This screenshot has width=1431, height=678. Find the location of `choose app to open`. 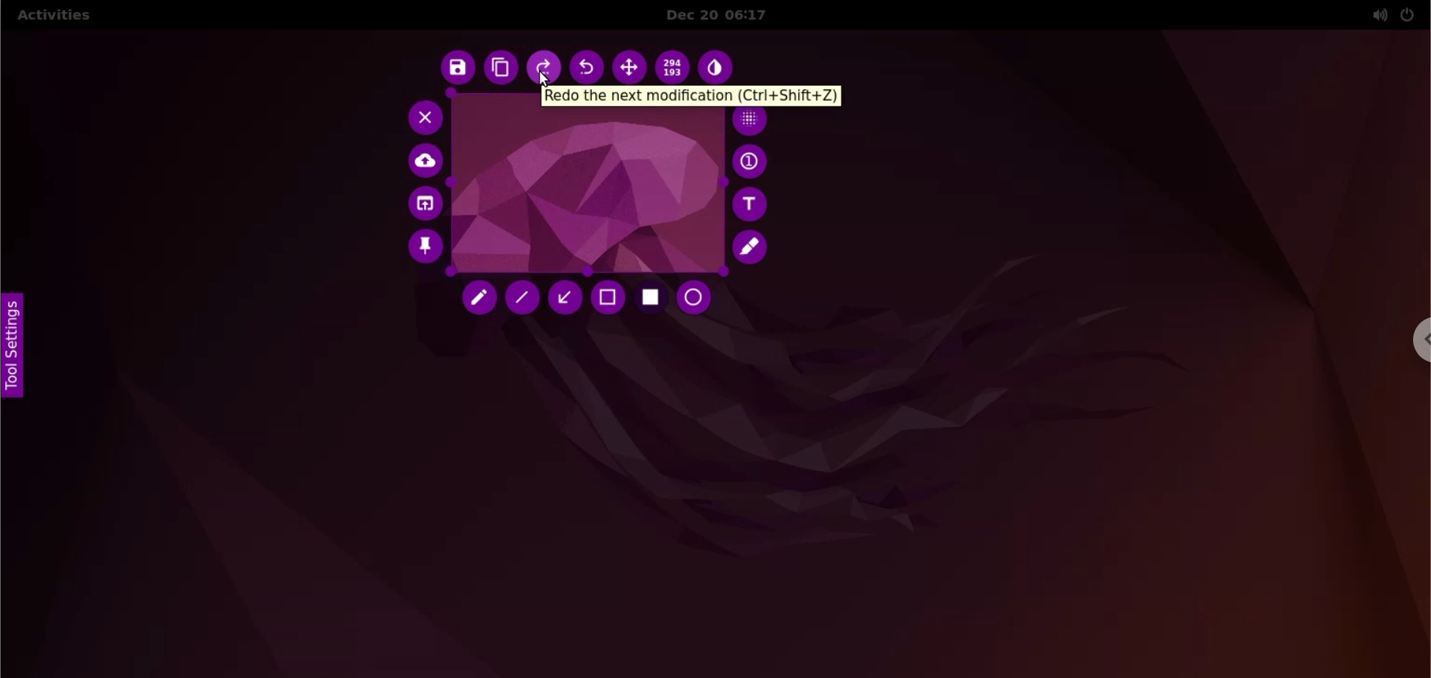

choose app to open is located at coordinates (423, 205).